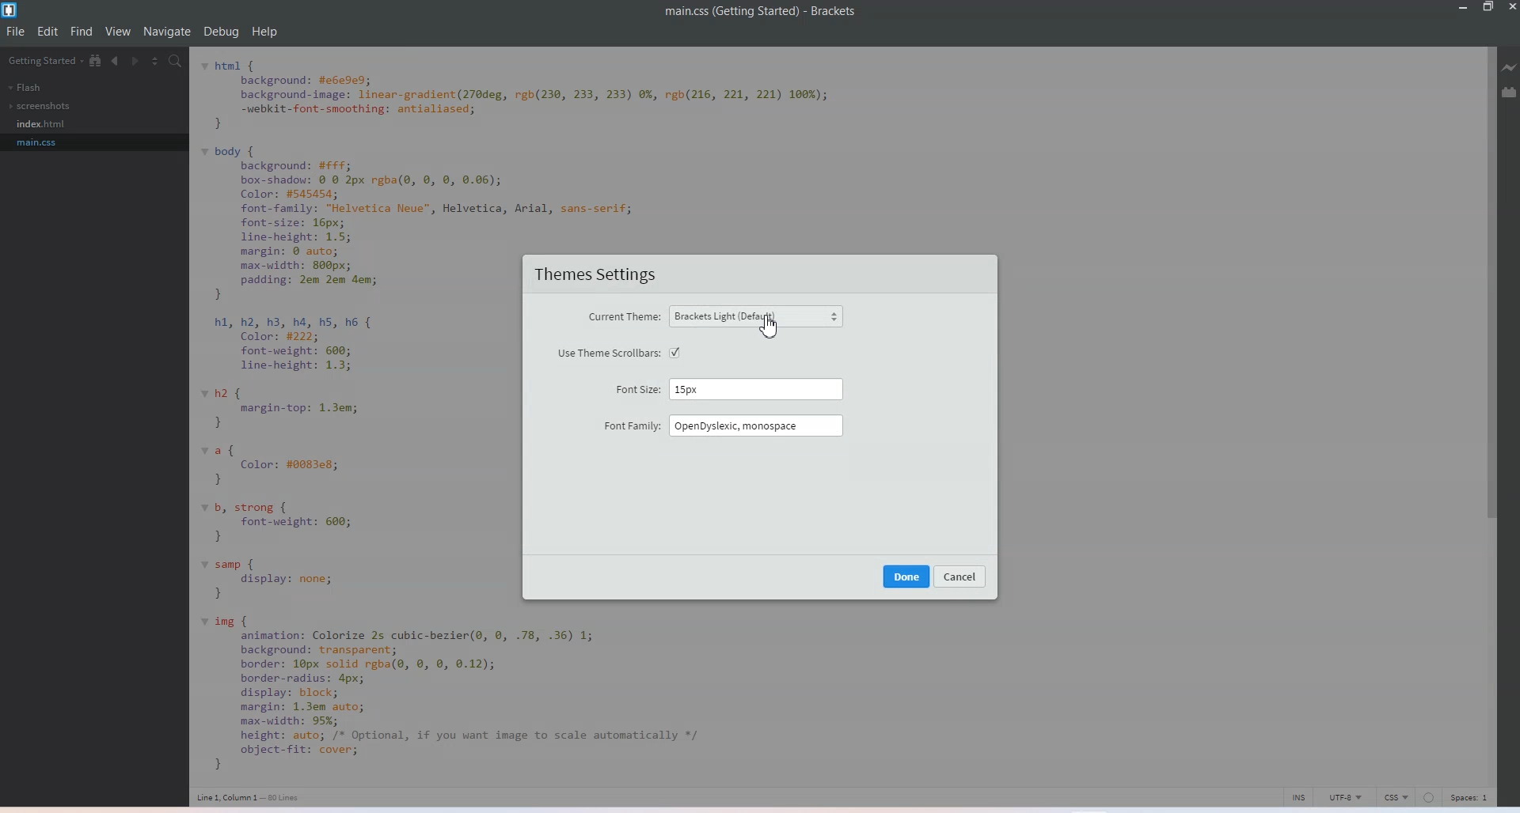 This screenshot has height=813, width=1520. I want to click on Current theme, so click(620, 316).